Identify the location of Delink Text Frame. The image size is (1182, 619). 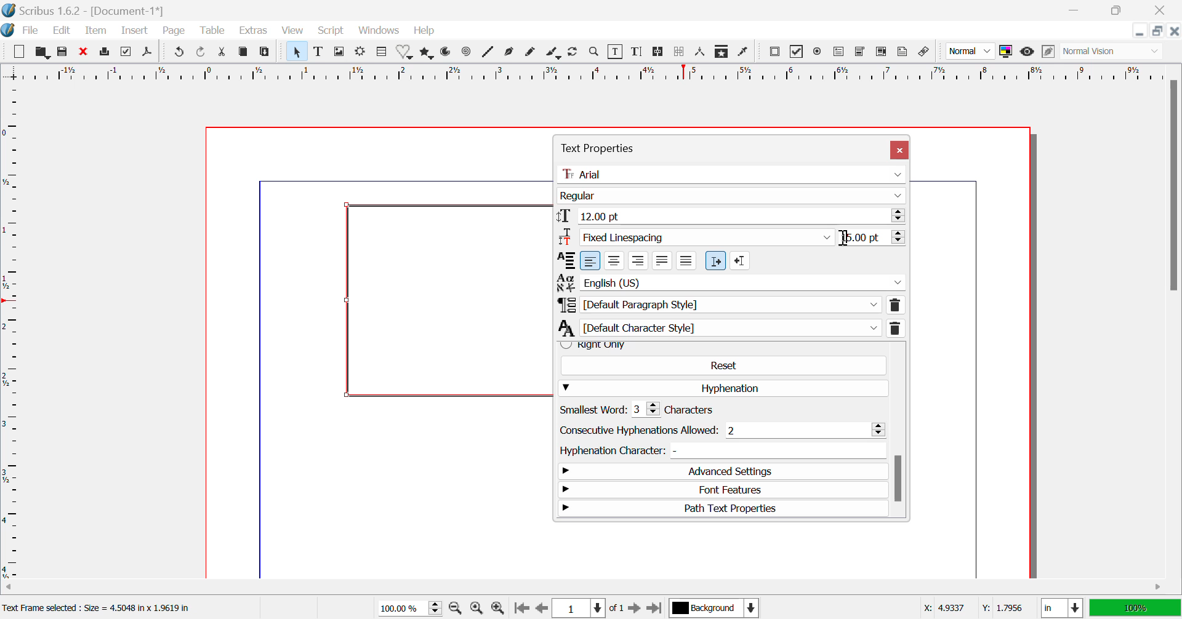
(679, 53).